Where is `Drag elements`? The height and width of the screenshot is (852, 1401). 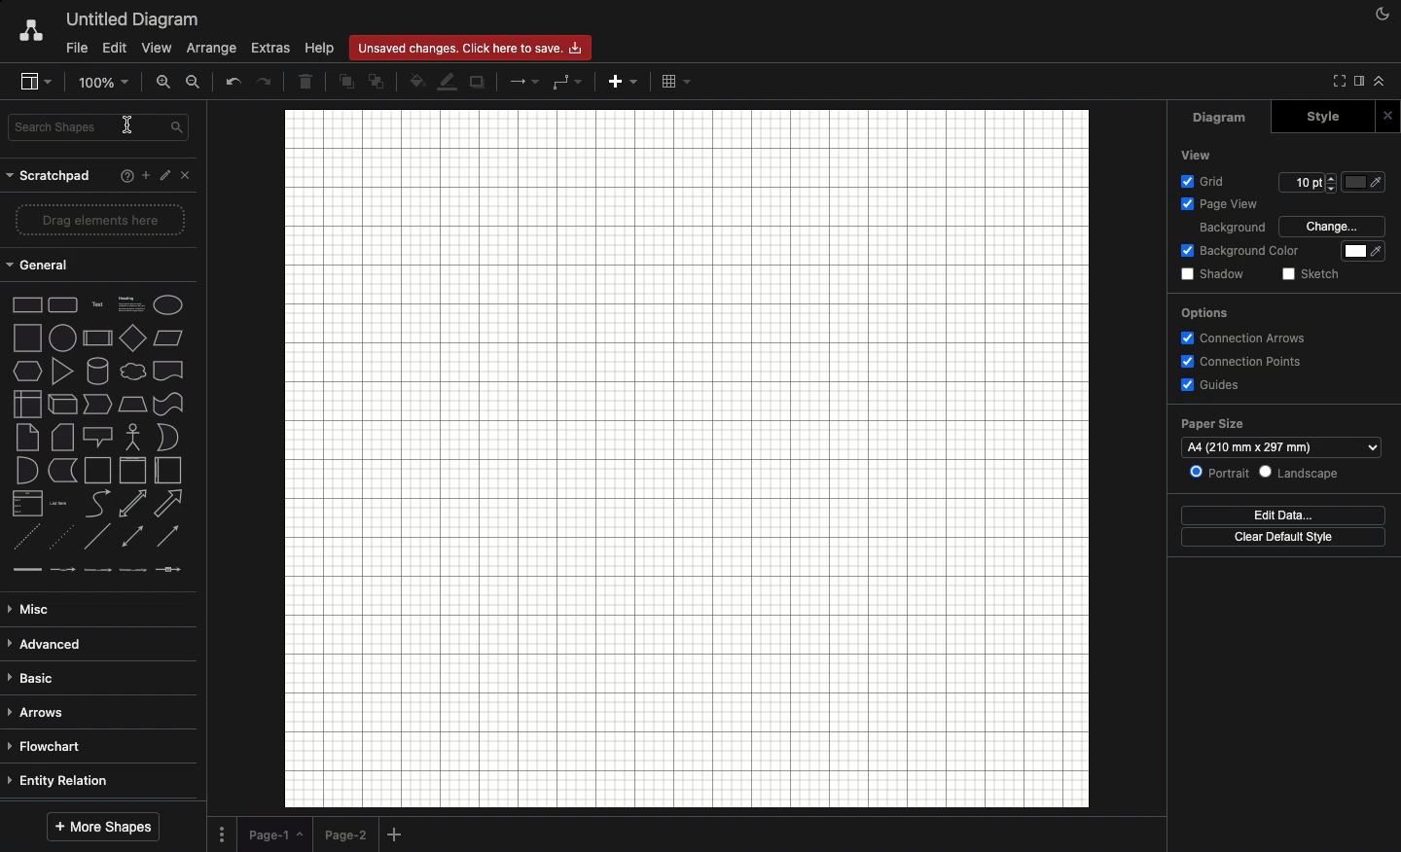 Drag elements is located at coordinates (102, 222).